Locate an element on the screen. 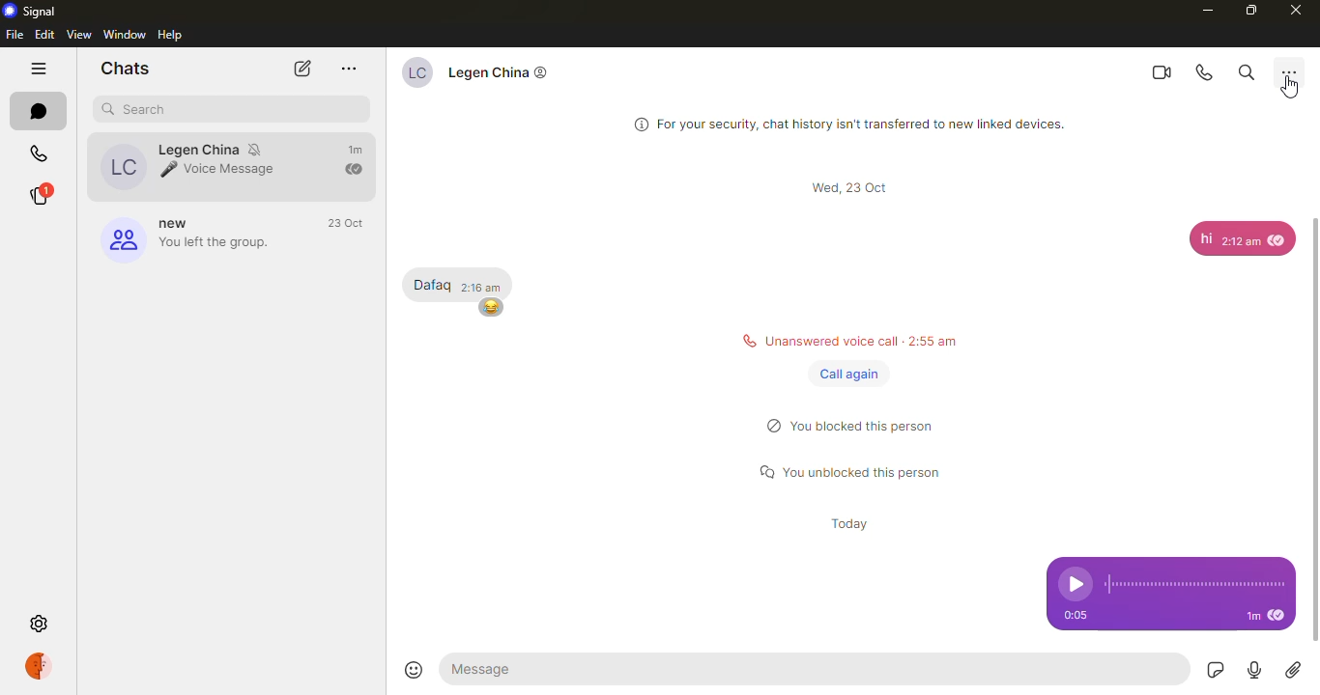  group is located at coordinates (190, 236).